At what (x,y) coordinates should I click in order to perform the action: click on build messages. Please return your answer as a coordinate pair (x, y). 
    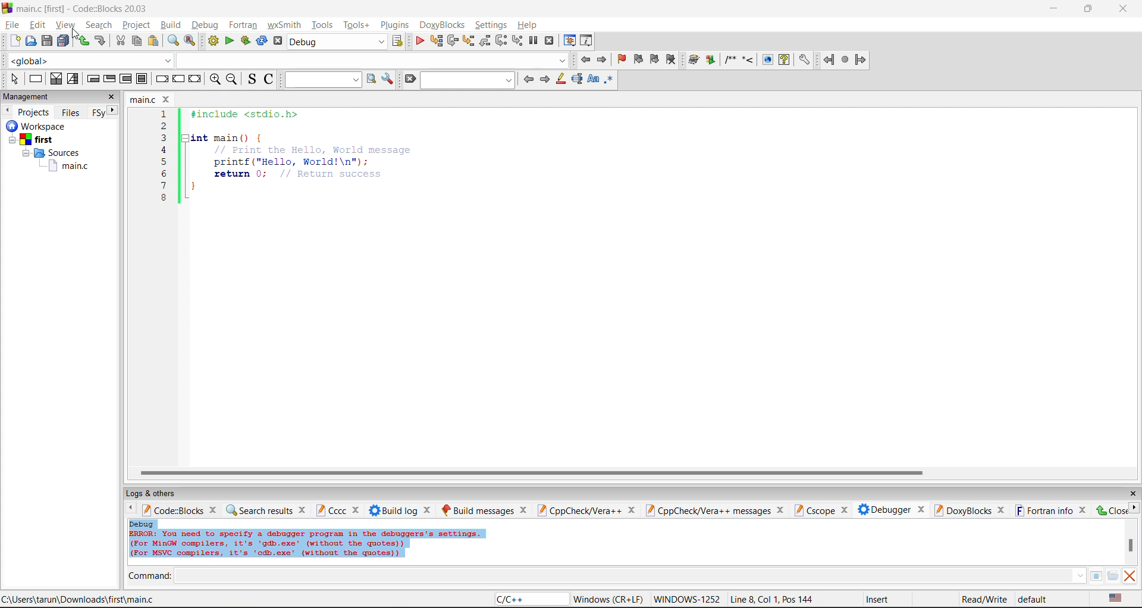
    Looking at the image, I should click on (483, 509).